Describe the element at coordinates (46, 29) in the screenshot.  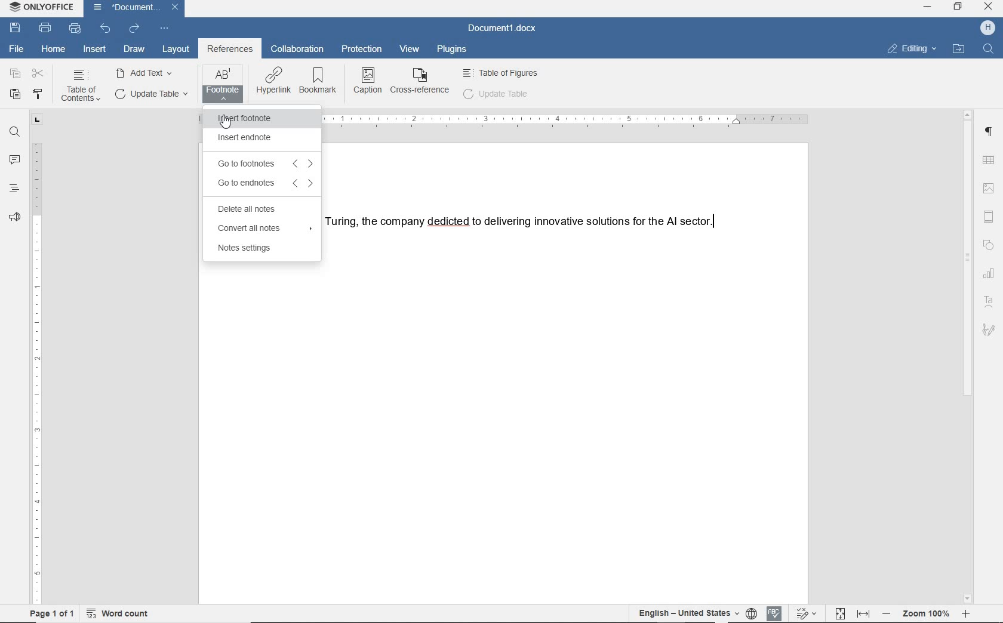
I see `print` at that location.